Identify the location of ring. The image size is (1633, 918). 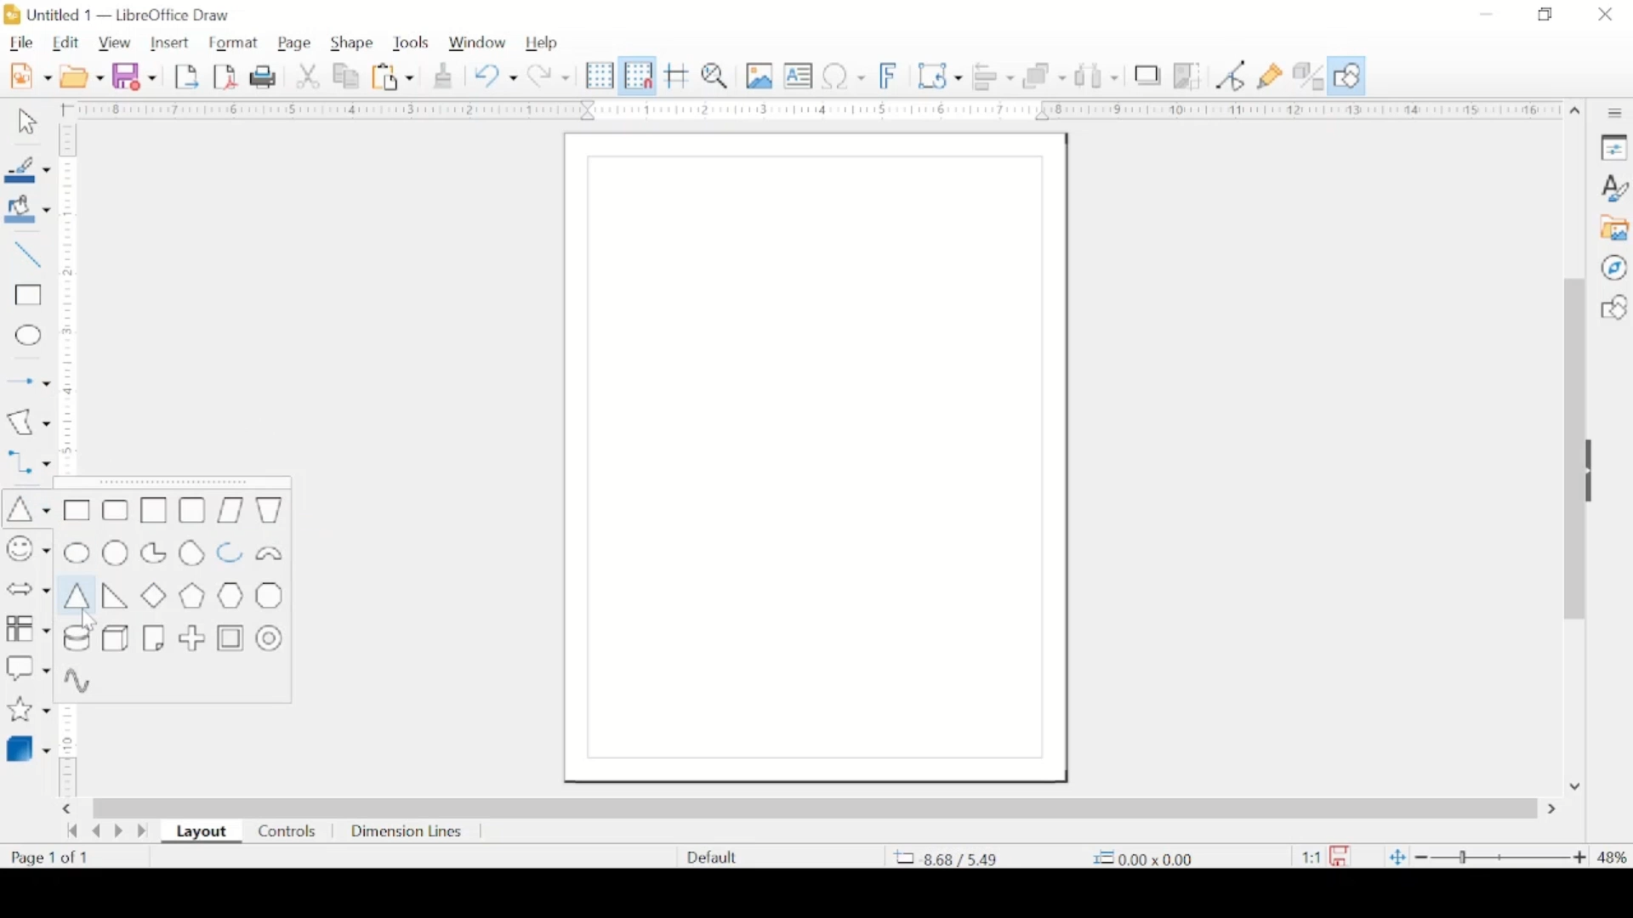
(270, 639).